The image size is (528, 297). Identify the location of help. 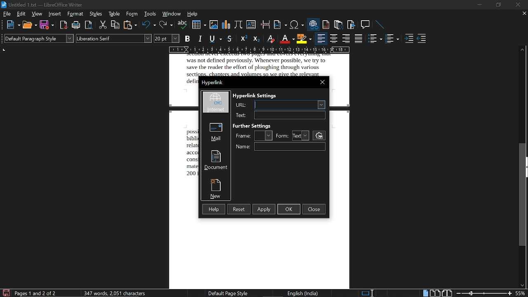
(214, 209).